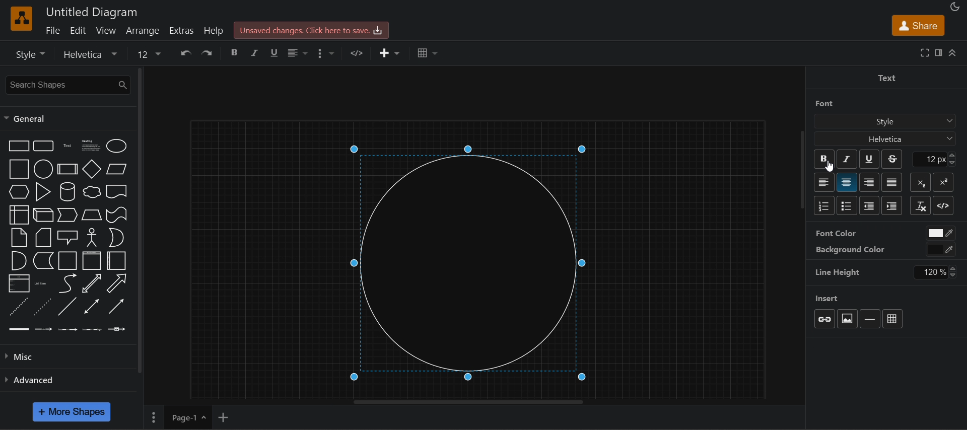  I want to click on italic, so click(845, 159).